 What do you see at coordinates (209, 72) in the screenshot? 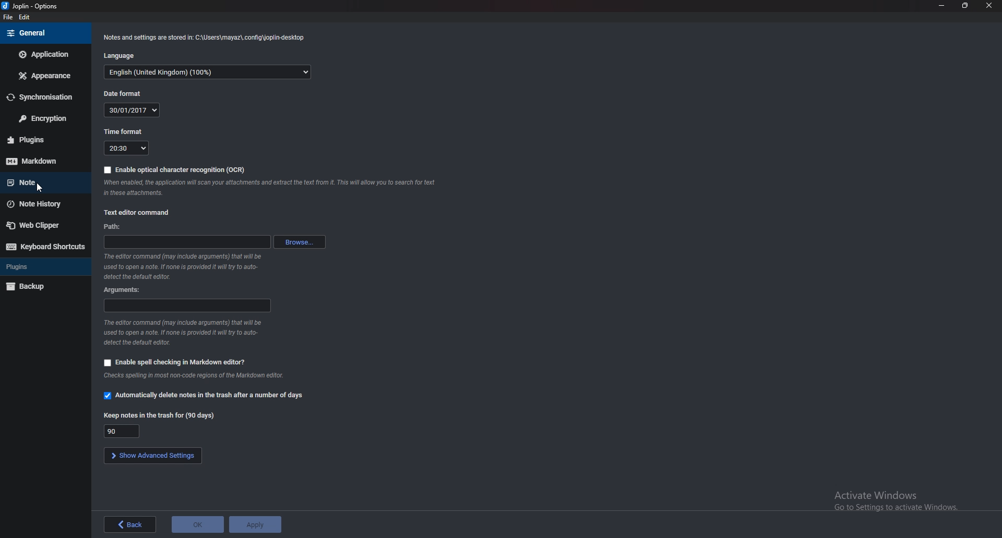
I see `Language` at bounding box center [209, 72].